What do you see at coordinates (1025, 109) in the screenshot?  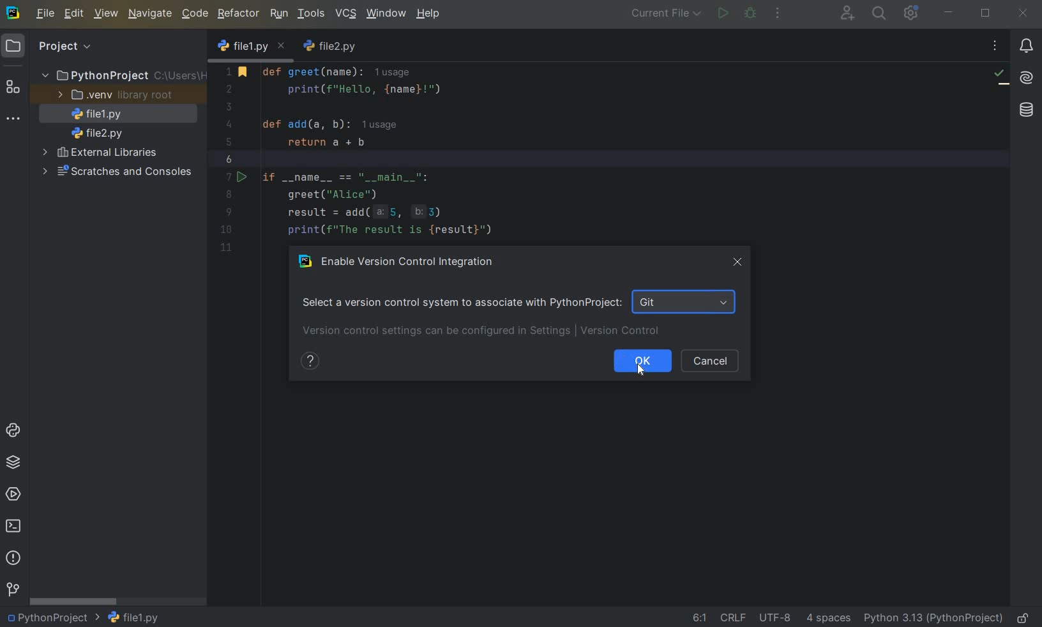 I see `database` at bounding box center [1025, 109].